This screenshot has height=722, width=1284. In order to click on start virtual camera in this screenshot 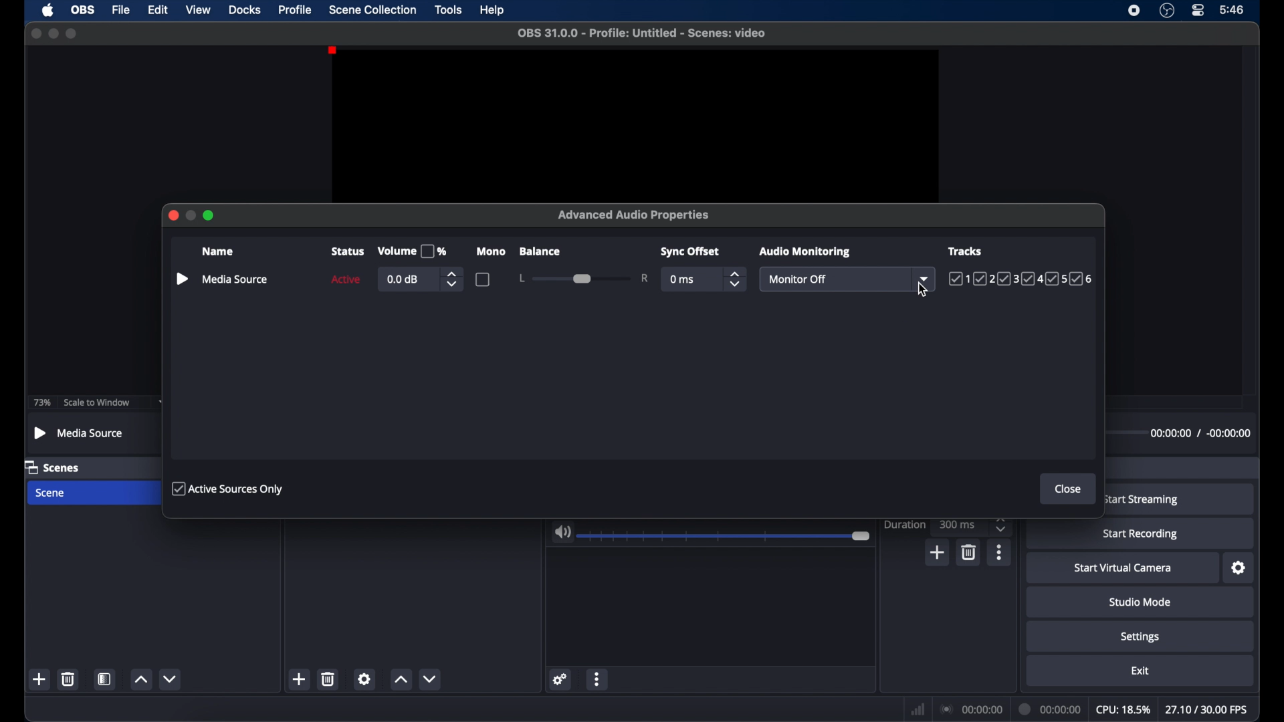, I will do `click(1123, 568)`.